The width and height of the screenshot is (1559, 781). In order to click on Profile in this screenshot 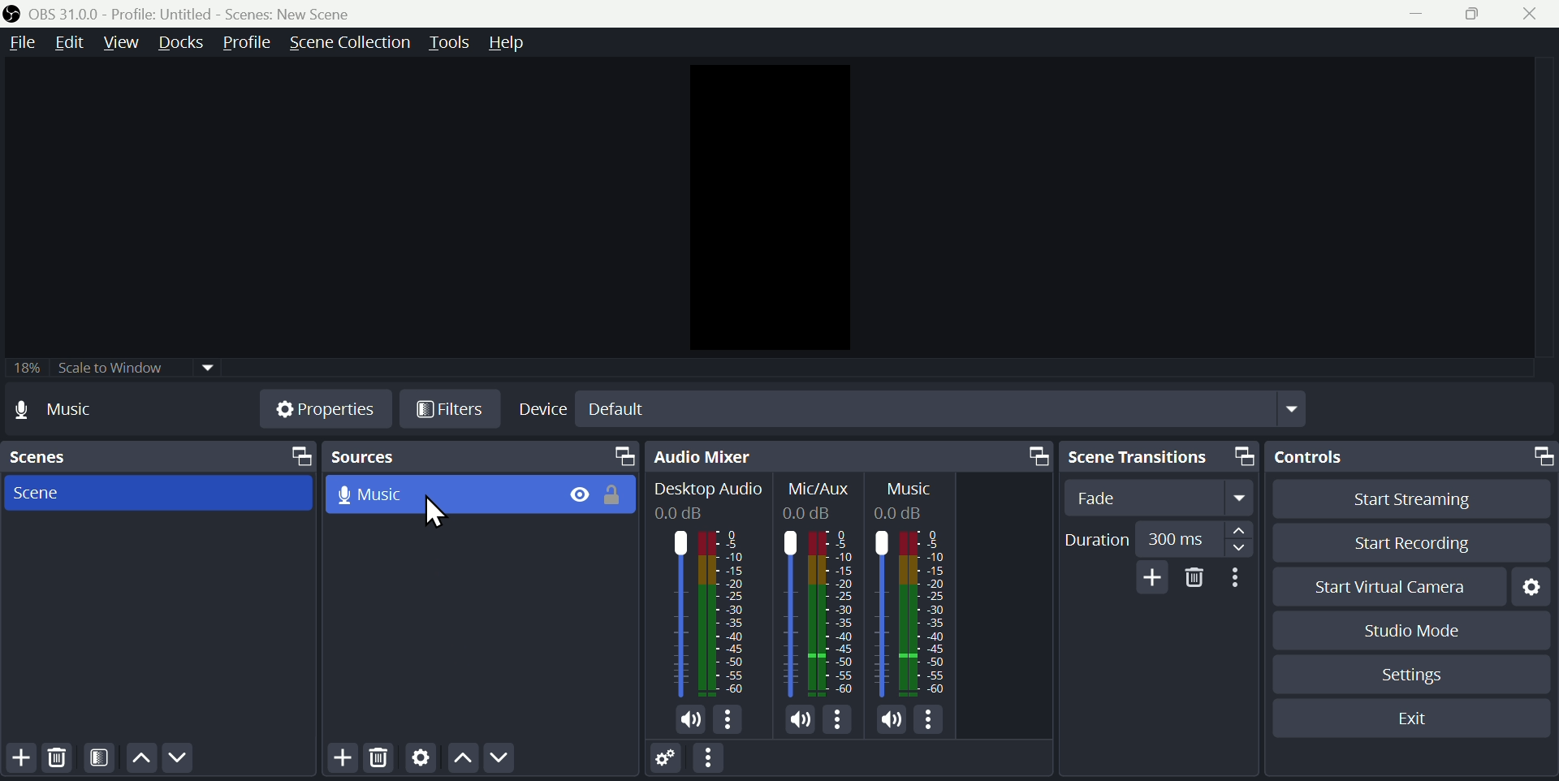, I will do `click(246, 41)`.